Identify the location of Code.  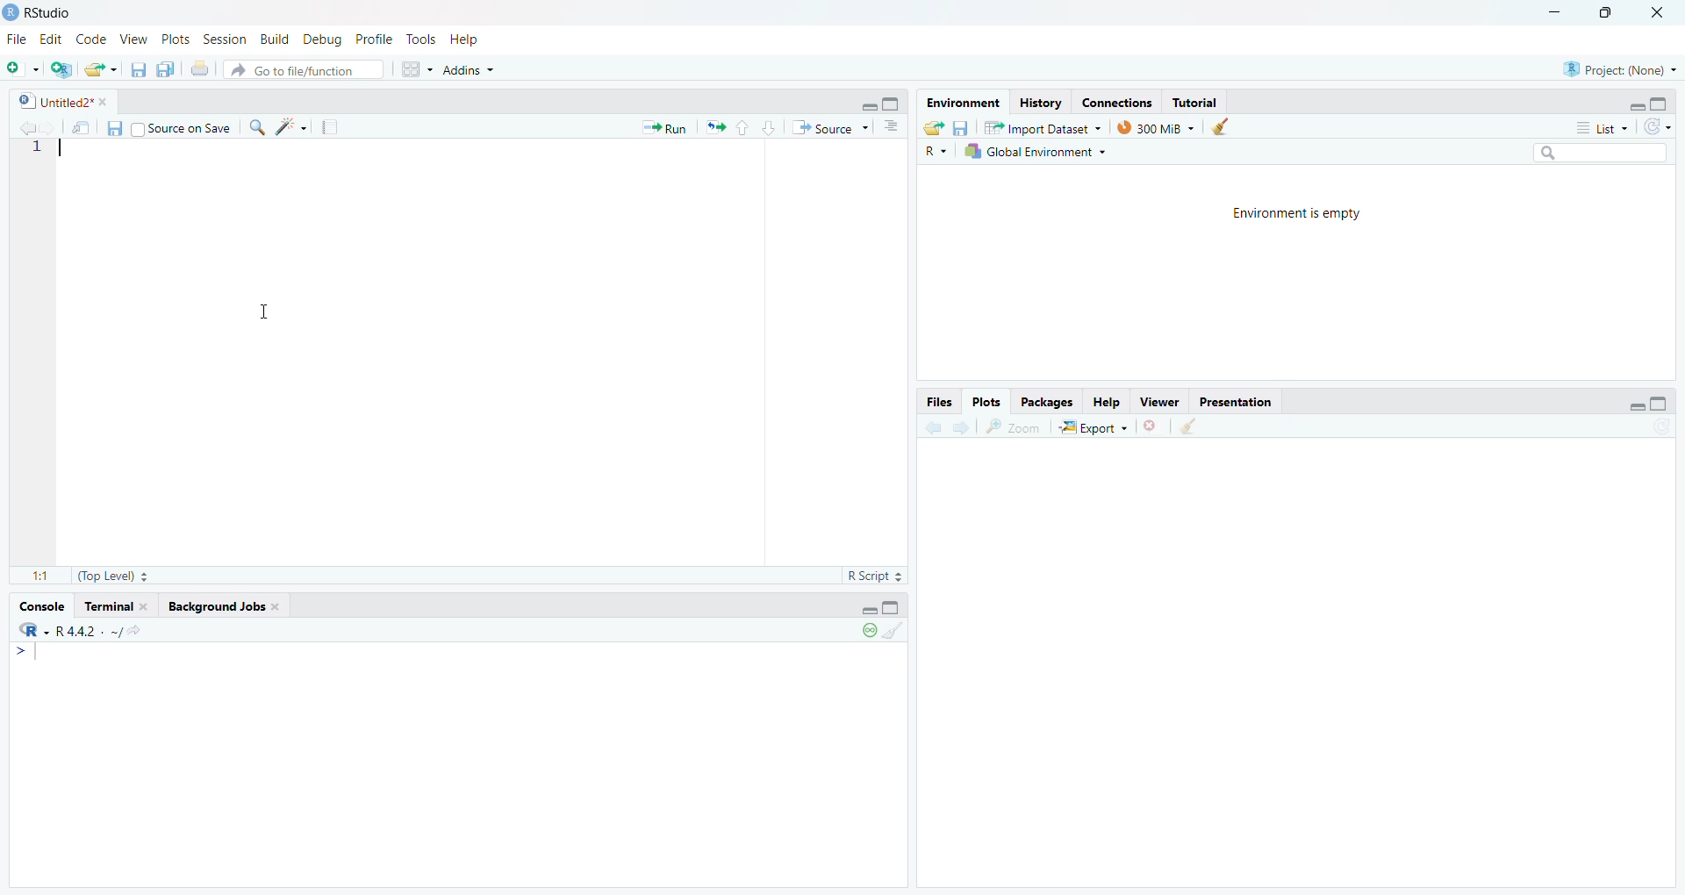
(90, 39).